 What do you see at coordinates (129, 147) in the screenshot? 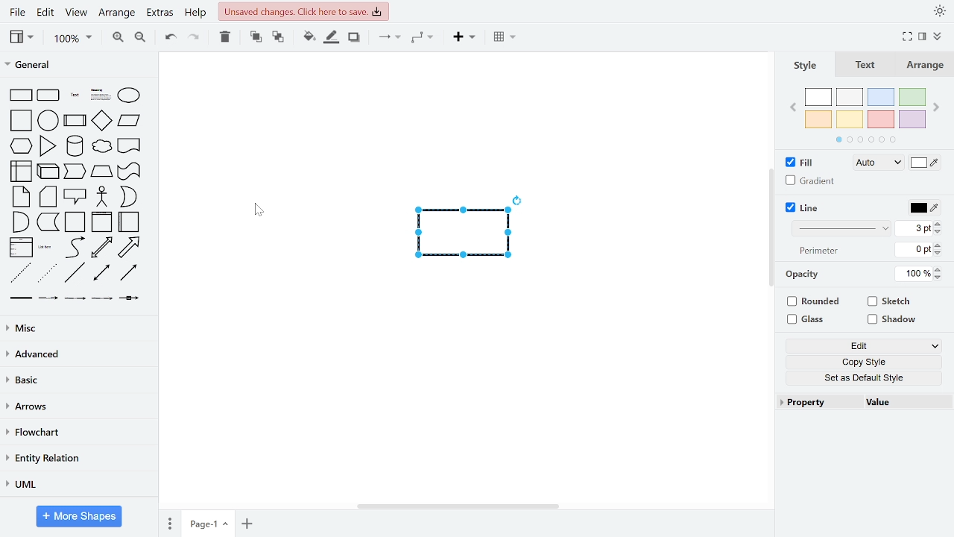
I see `general shapes` at bounding box center [129, 147].